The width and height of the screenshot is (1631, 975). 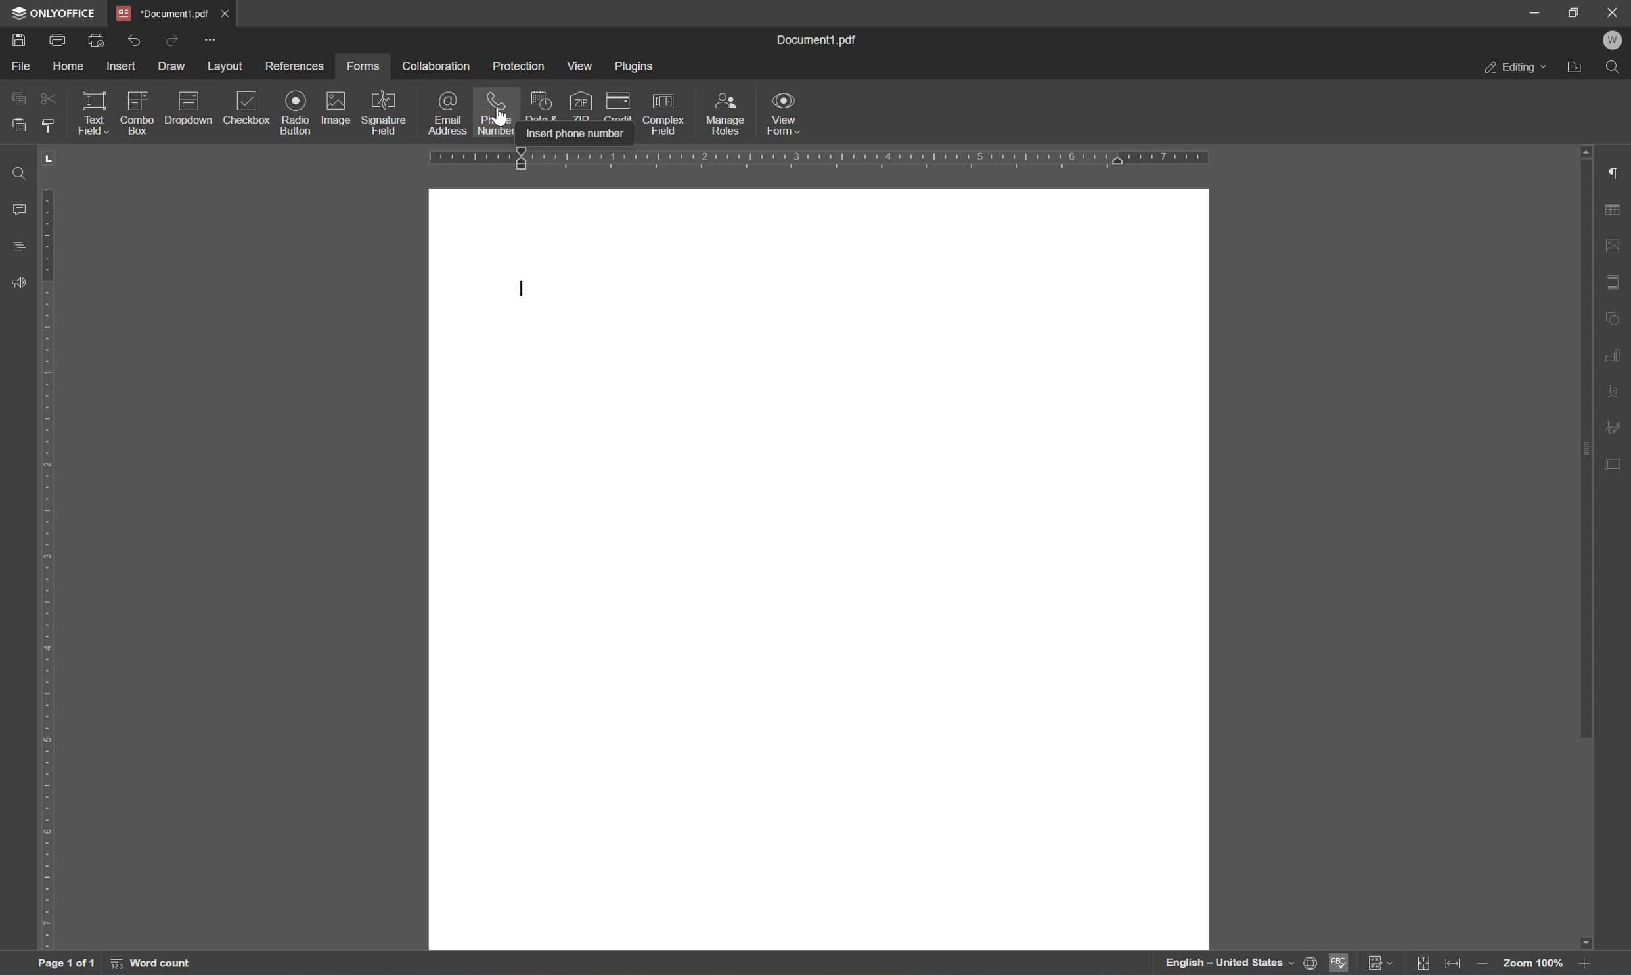 I want to click on cut, so click(x=49, y=99).